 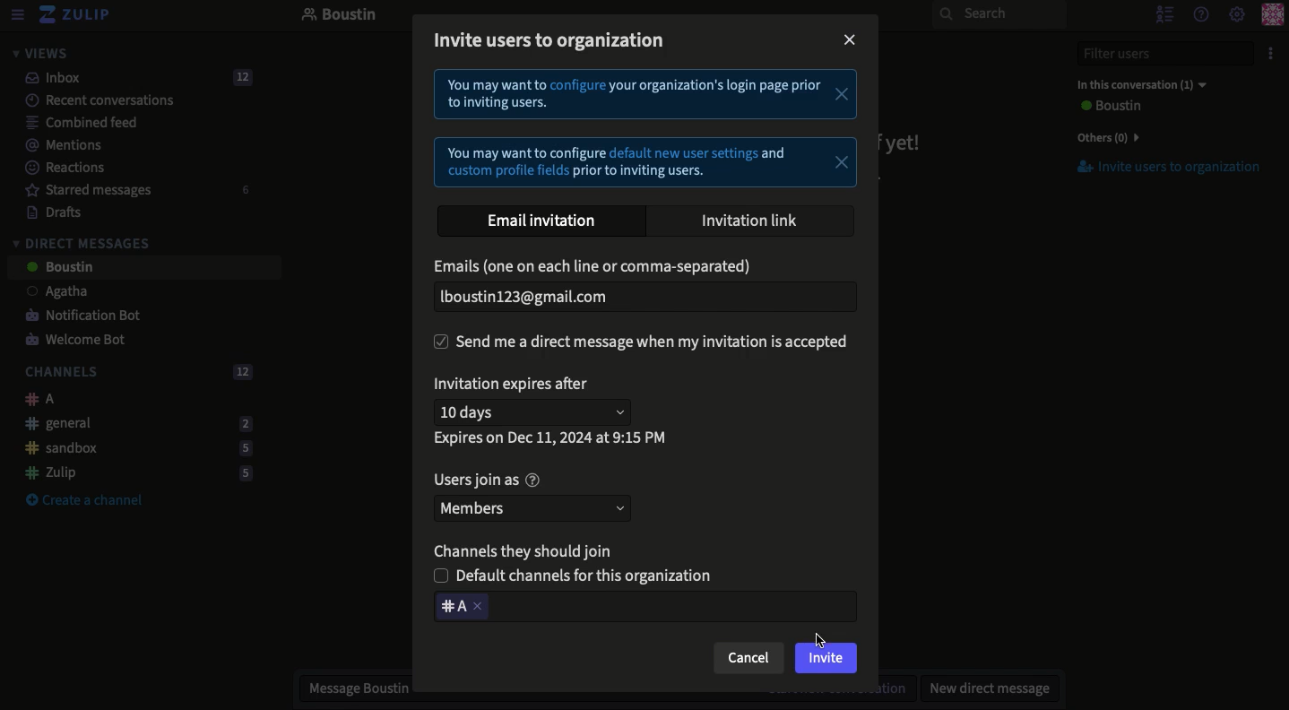 What do you see at coordinates (1272, 16) in the screenshot?
I see `Profile` at bounding box center [1272, 16].